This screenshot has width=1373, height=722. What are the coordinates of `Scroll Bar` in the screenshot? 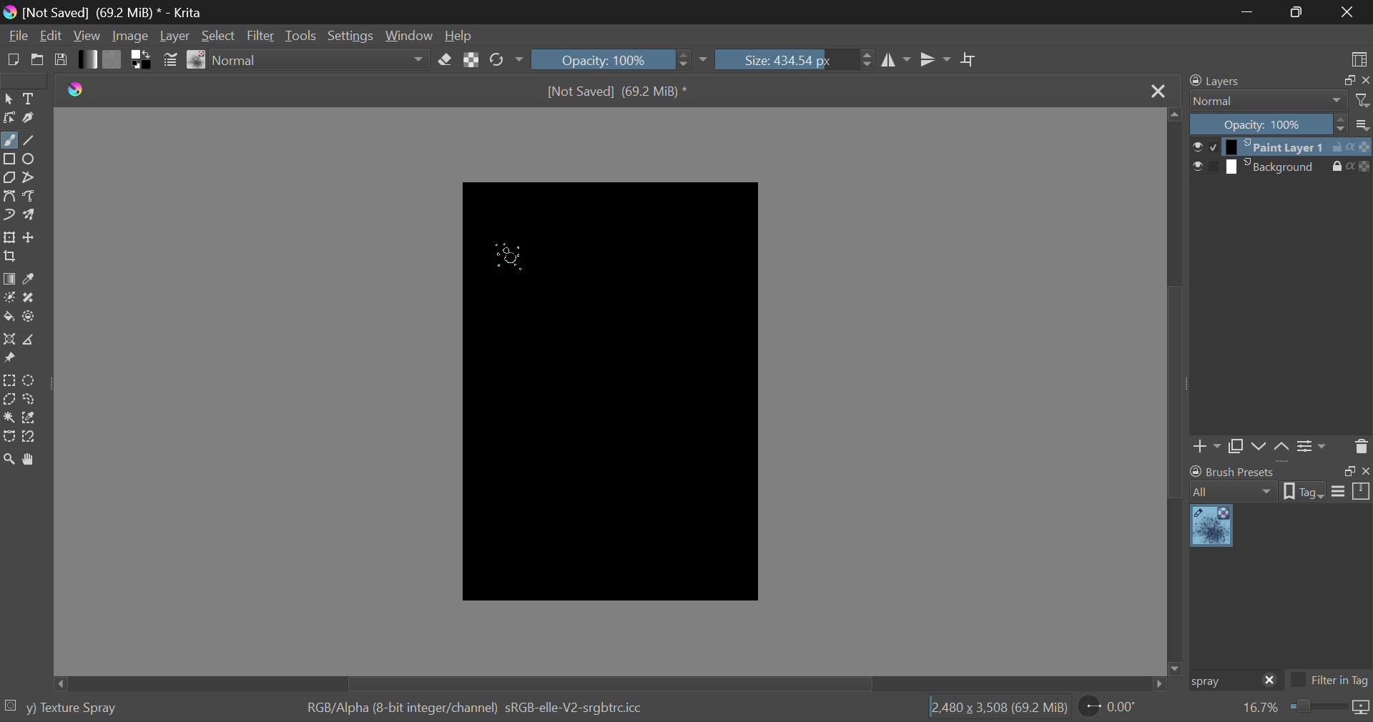 It's located at (1176, 390).